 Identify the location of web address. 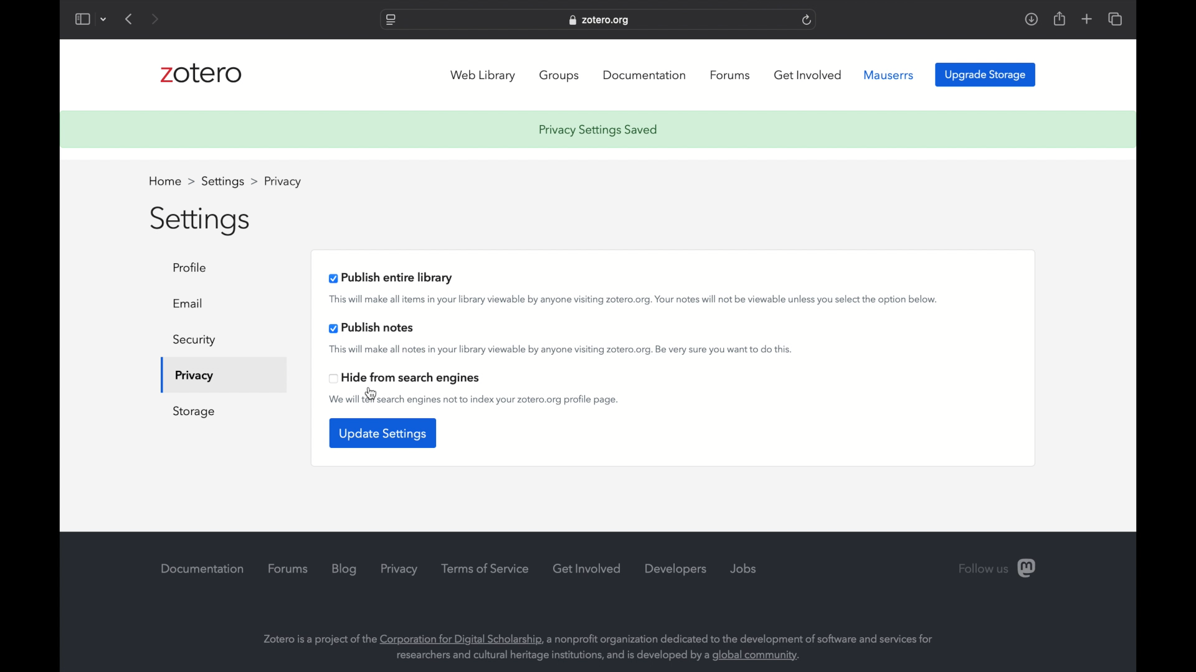
(600, 20).